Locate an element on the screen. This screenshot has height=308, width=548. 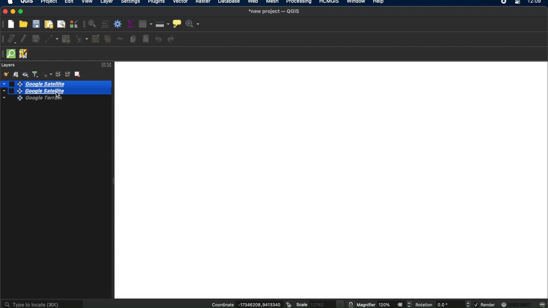
google terrain is located at coordinates (34, 99).